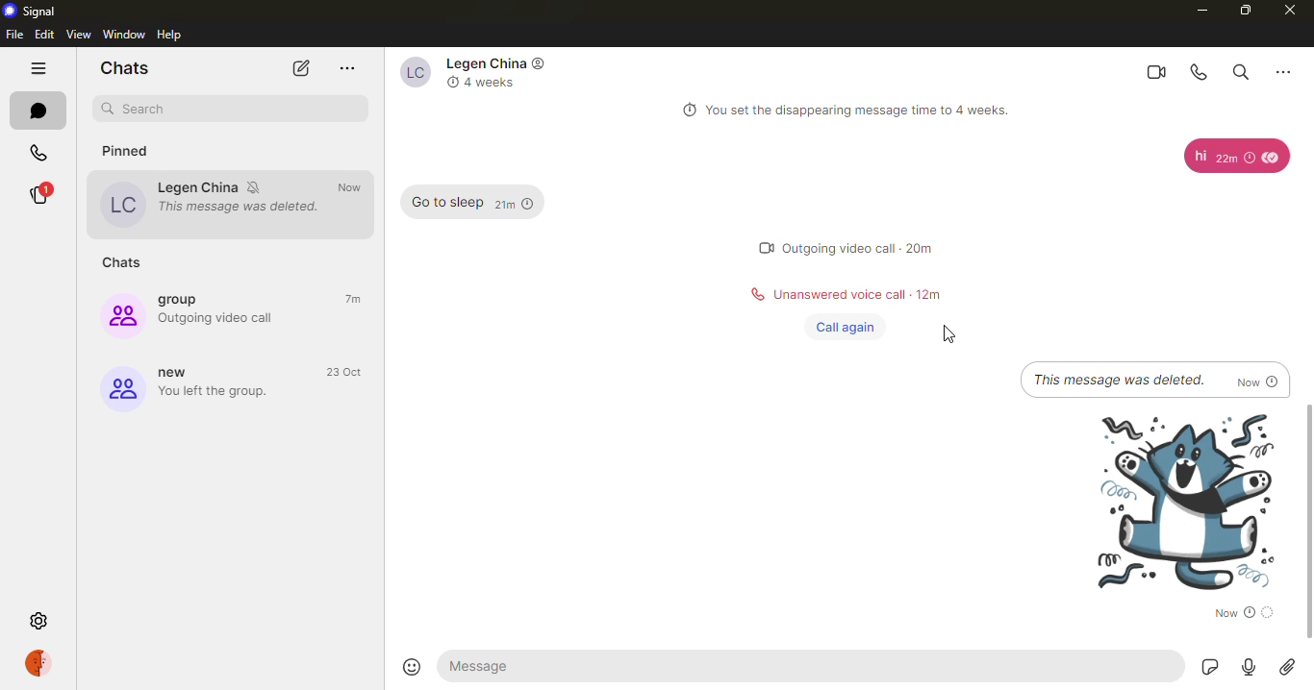 This screenshot has height=690, width=1314. What do you see at coordinates (504, 206) in the screenshot?
I see `21m` at bounding box center [504, 206].